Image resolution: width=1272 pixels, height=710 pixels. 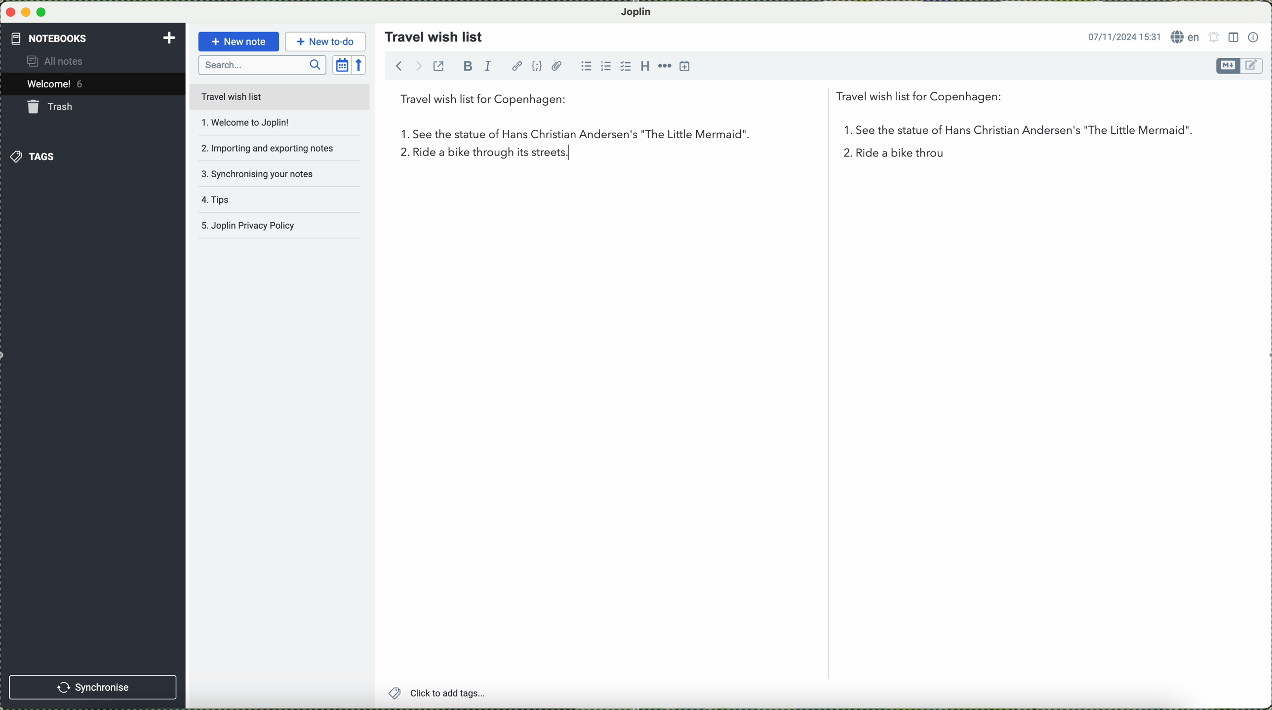 What do you see at coordinates (94, 39) in the screenshot?
I see `notebooks tab` at bounding box center [94, 39].